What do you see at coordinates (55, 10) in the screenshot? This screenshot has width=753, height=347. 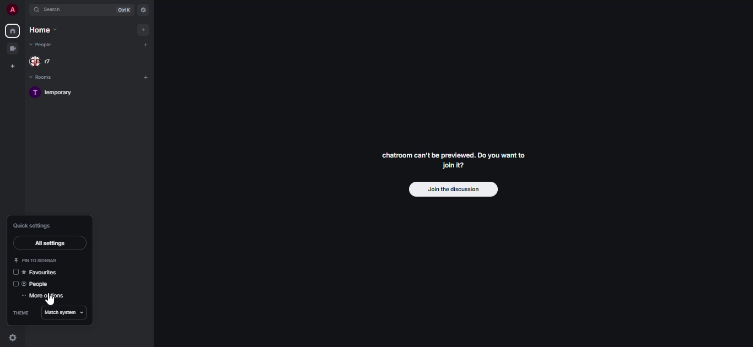 I see `search` at bounding box center [55, 10].